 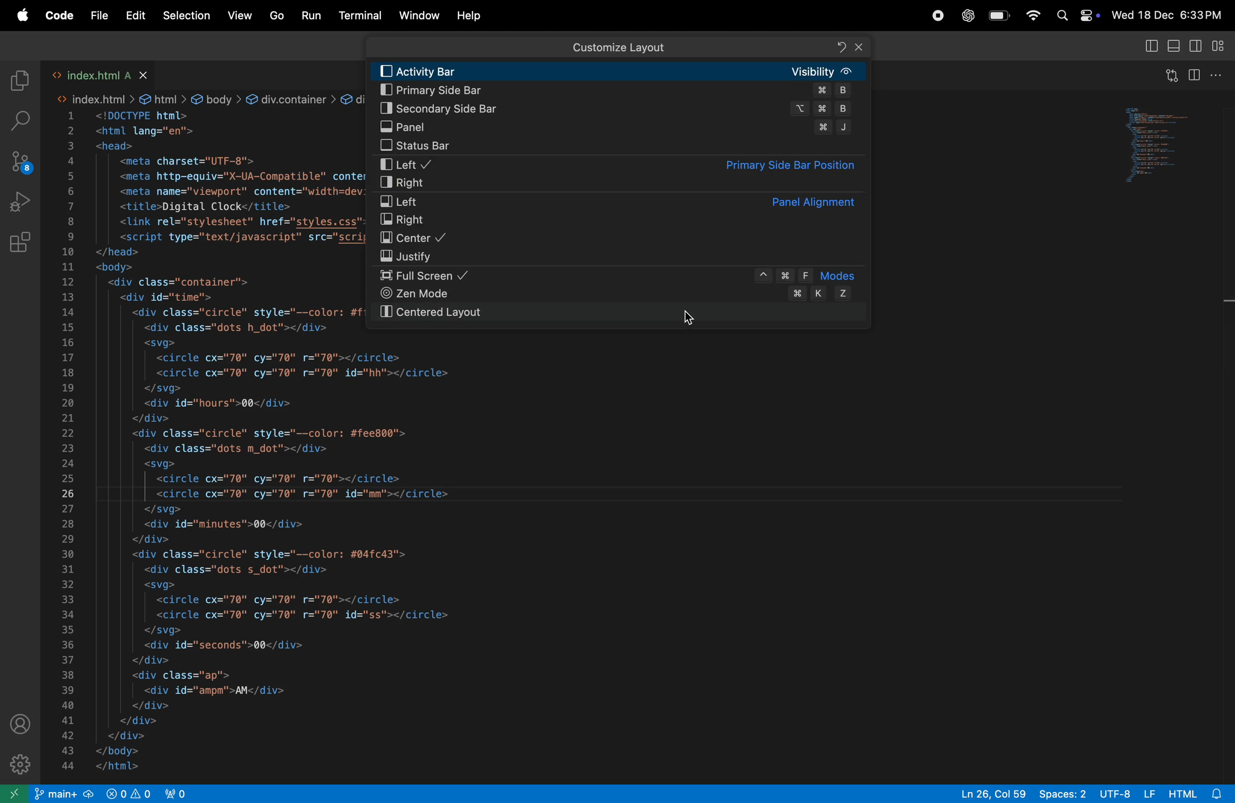 What do you see at coordinates (183, 16) in the screenshot?
I see `selections` at bounding box center [183, 16].